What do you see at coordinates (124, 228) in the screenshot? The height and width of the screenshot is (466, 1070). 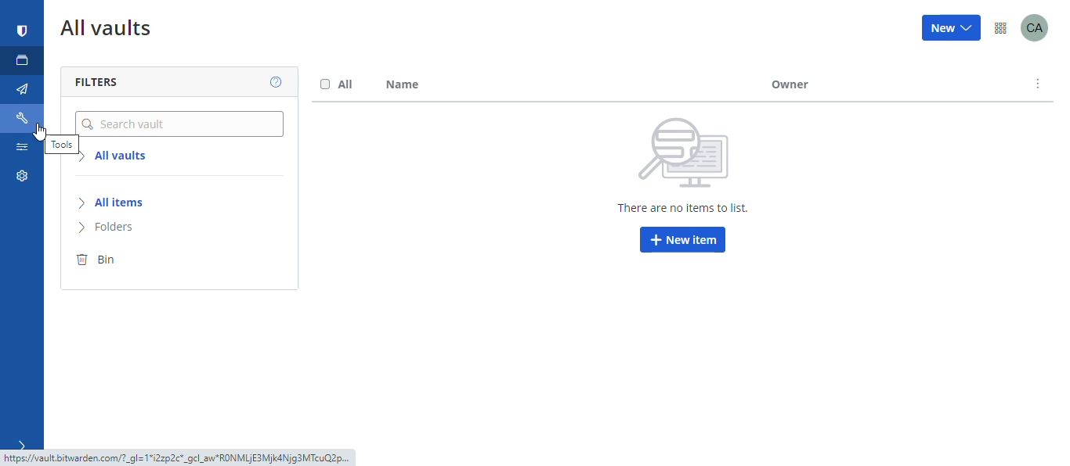 I see `folder` at bounding box center [124, 228].